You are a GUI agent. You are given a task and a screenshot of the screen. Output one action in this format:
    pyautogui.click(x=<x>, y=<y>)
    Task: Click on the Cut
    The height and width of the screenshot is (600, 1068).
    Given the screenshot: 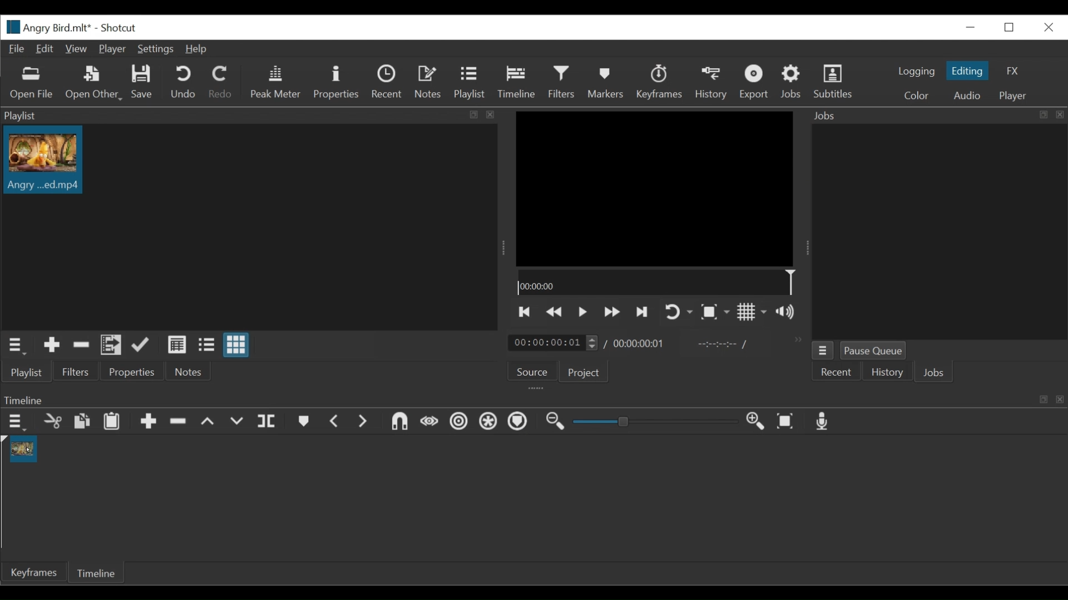 What is the action you would take?
    pyautogui.click(x=81, y=347)
    